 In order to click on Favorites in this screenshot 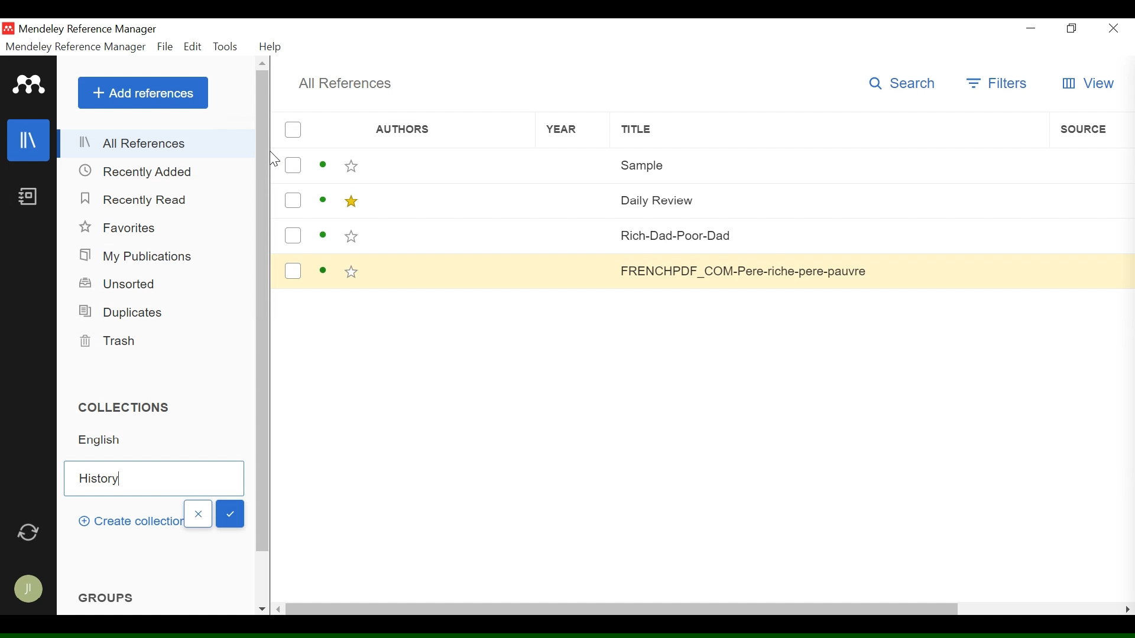, I will do `click(120, 230)`.